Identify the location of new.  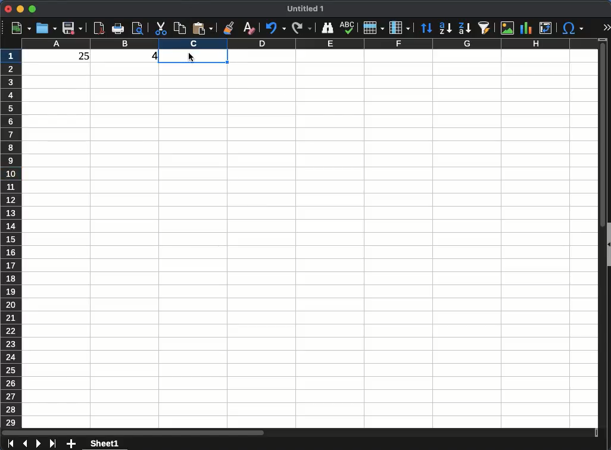
(20, 29).